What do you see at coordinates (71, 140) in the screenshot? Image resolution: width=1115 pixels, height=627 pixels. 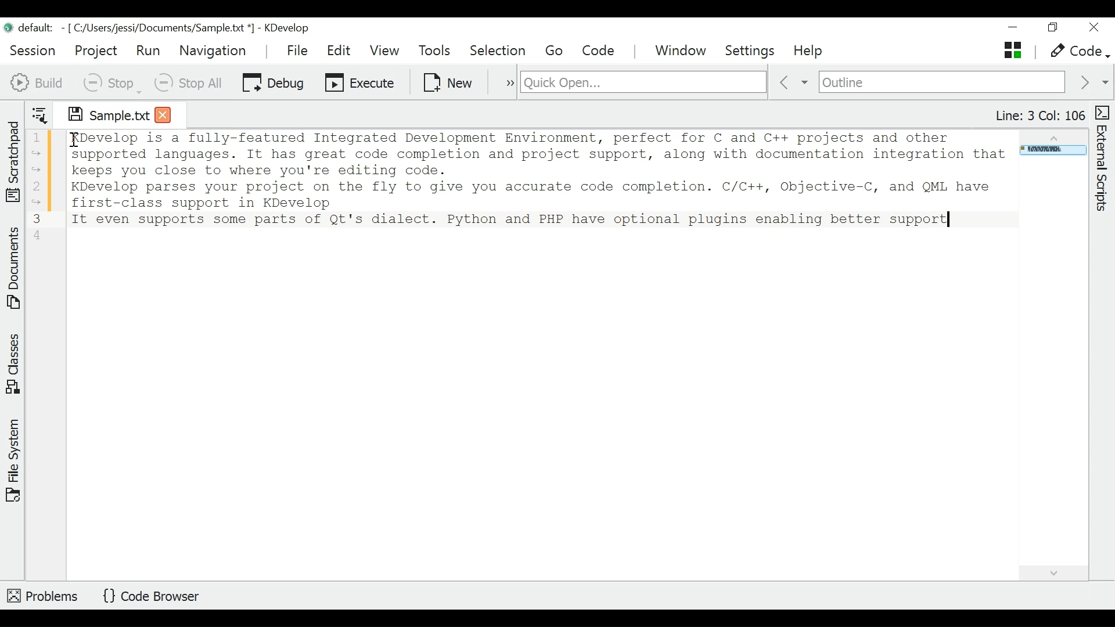 I see `I-beam cursor` at bounding box center [71, 140].